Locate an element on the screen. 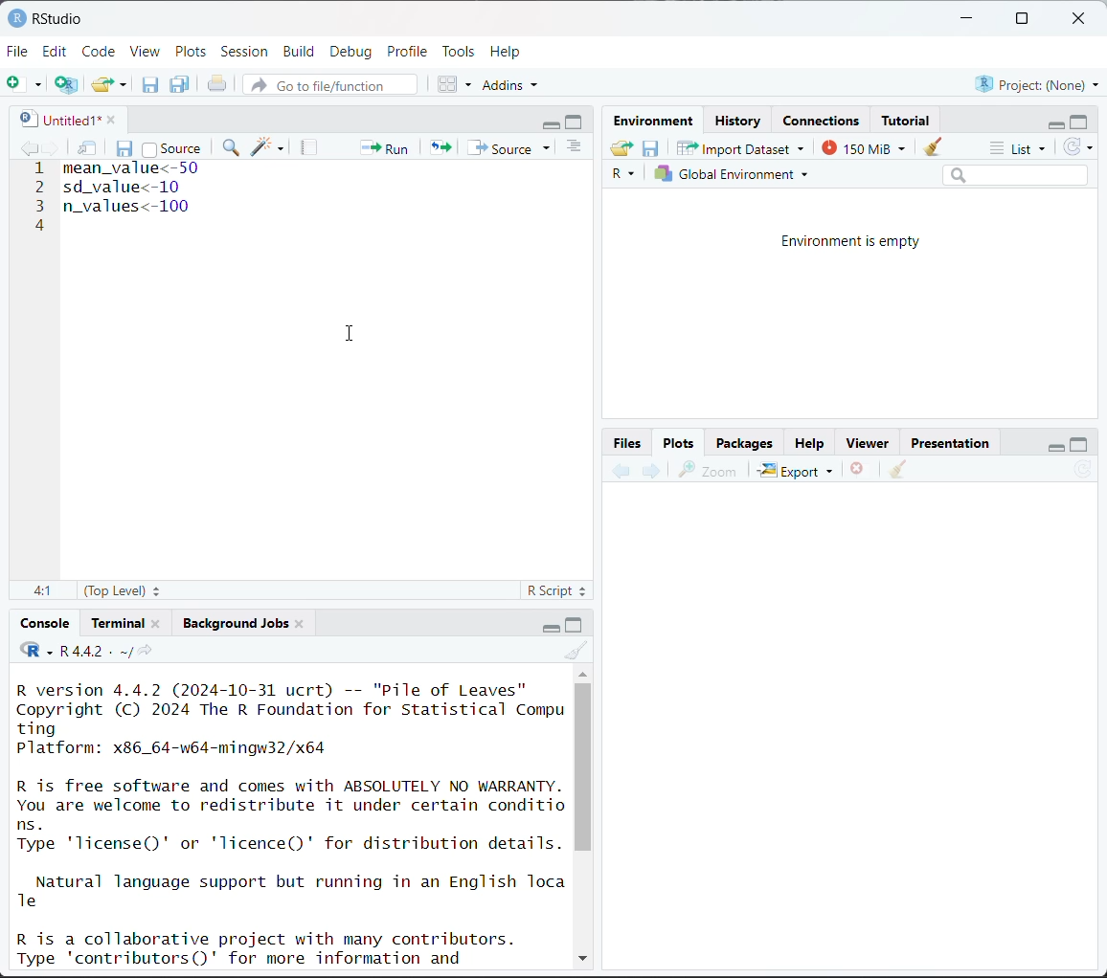 This screenshot has width=1107, height=978. Connections is located at coordinates (824, 121).